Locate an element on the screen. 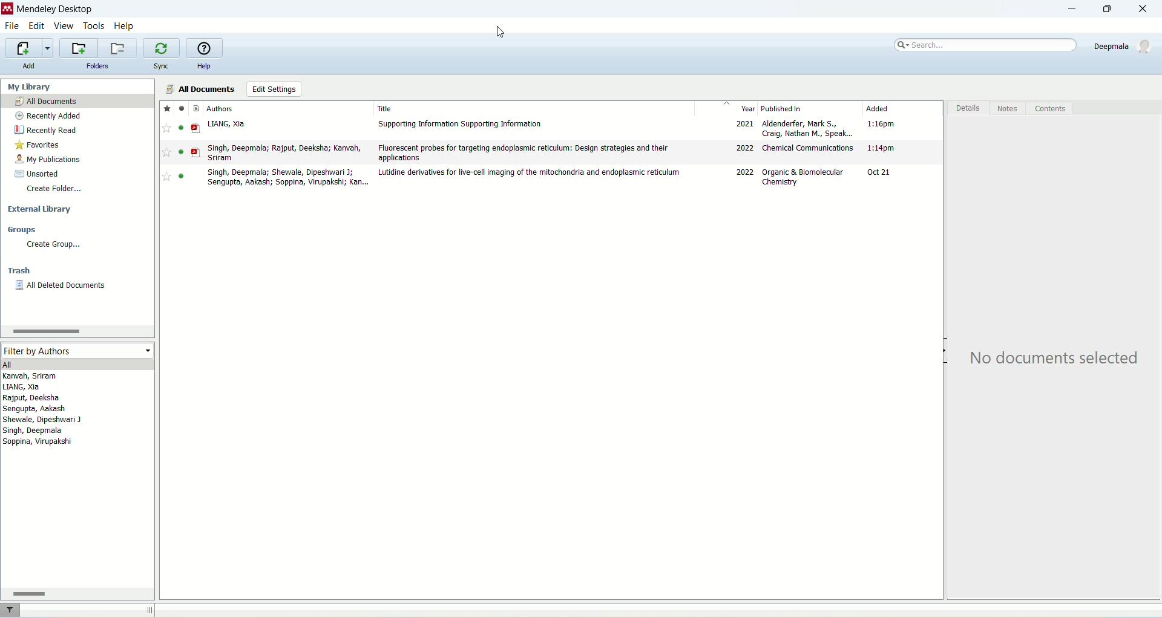 The width and height of the screenshot is (1162, 618). 2022 is located at coordinates (745, 125).